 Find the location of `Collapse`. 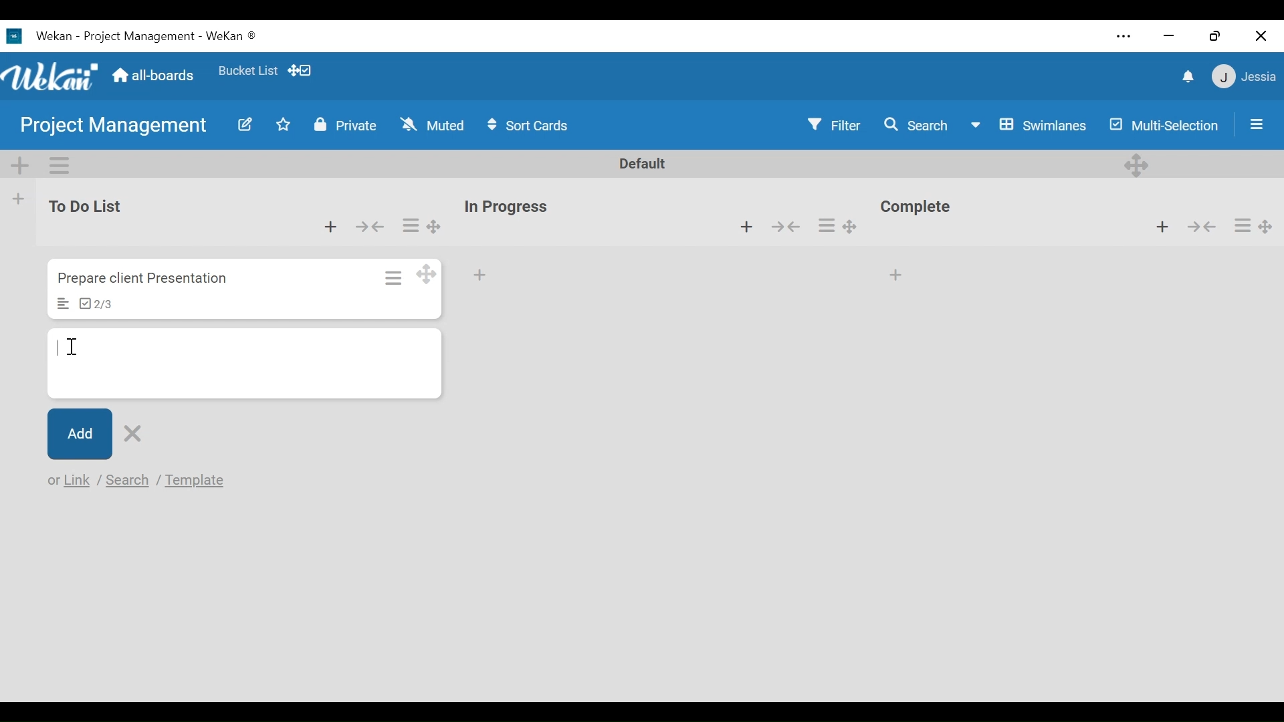

Collapse is located at coordinates (790, 228).